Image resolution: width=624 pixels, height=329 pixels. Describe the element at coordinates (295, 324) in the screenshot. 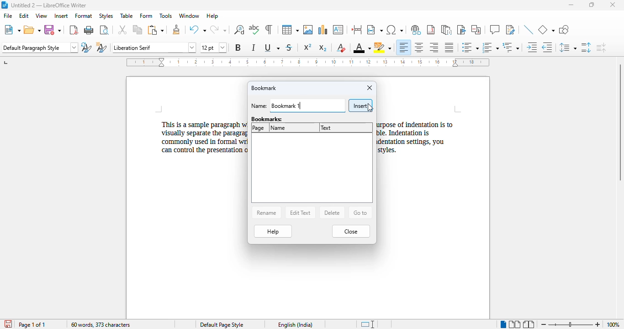

I see `text language` at that location.